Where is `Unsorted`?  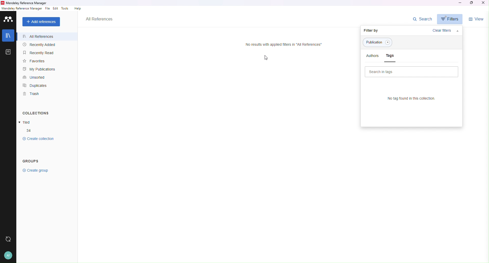 Unsorted is located at coordinates (38, 77).